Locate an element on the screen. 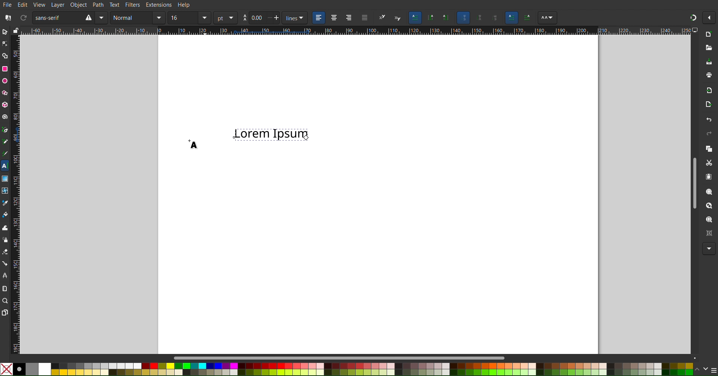  Text Tool is located at coordinates (5, 166).